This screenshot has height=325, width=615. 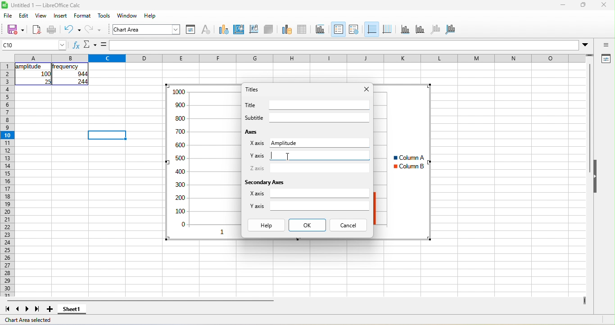 What do you see at coordinates (140, 301) in the screenshot?
I see `horizontal scroll bar` at bounding box center [140, 301].